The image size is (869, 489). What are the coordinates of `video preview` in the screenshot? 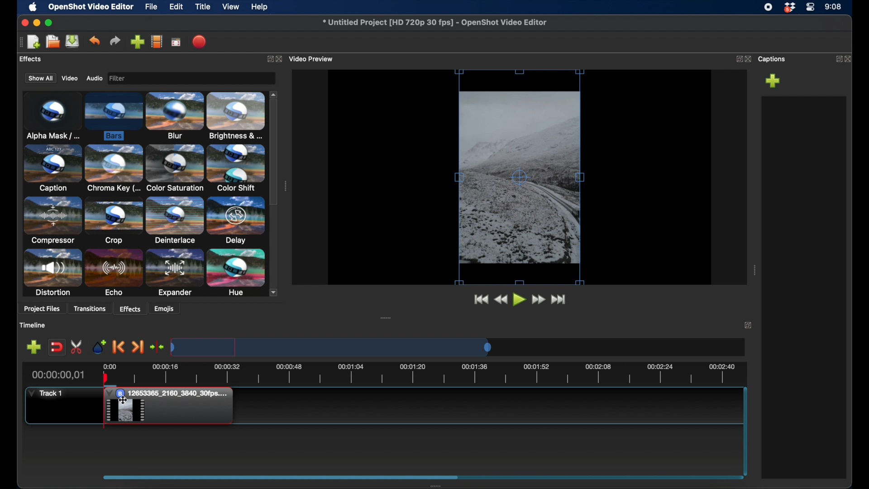 It's located at (313, 58).